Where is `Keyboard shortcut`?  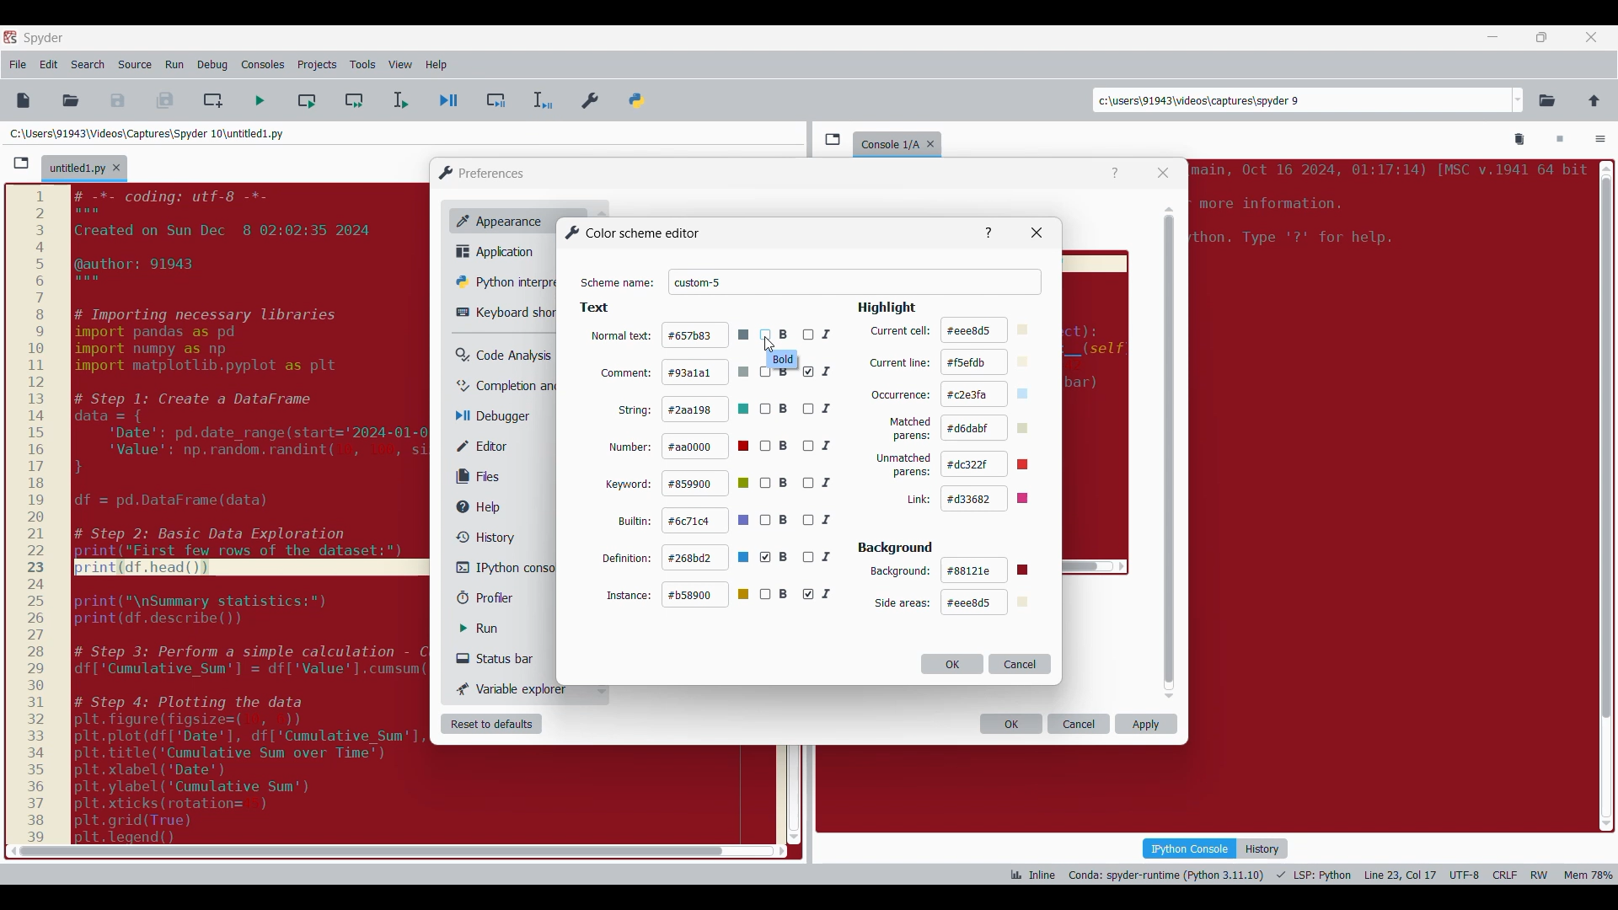 Keyboard shortcut is located at coordinates (506, 313).